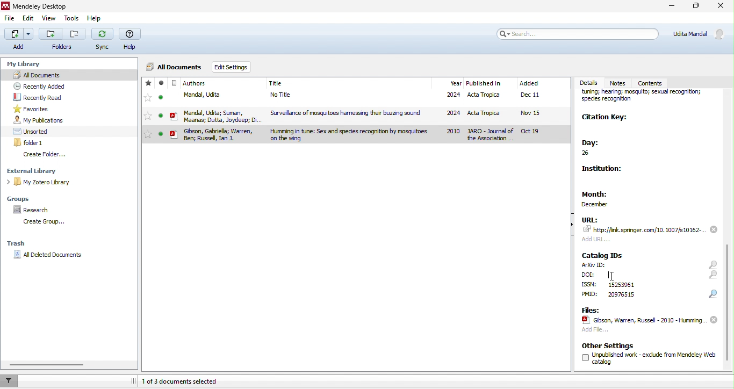 Image resolution: width=734 pixels, height=389 pixels. What do you see at coordinates (609, 345) in the screenshot?
I see `other settings` at bounding box center [609, 345].